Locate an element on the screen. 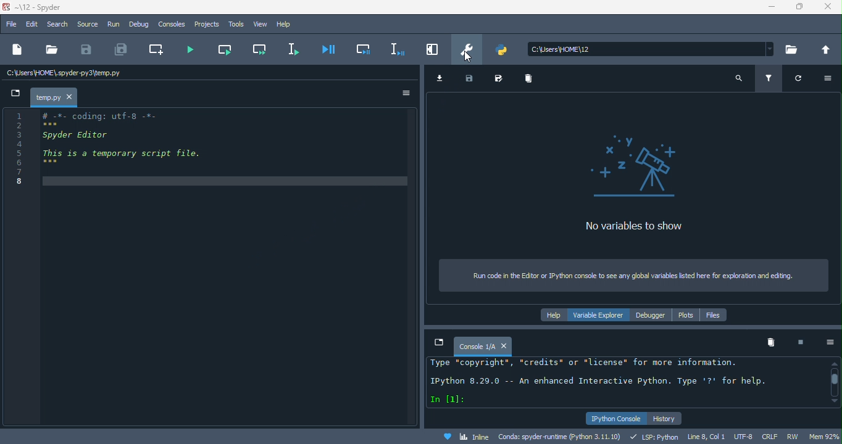  mem 92% is located at coordinates (824, 435).